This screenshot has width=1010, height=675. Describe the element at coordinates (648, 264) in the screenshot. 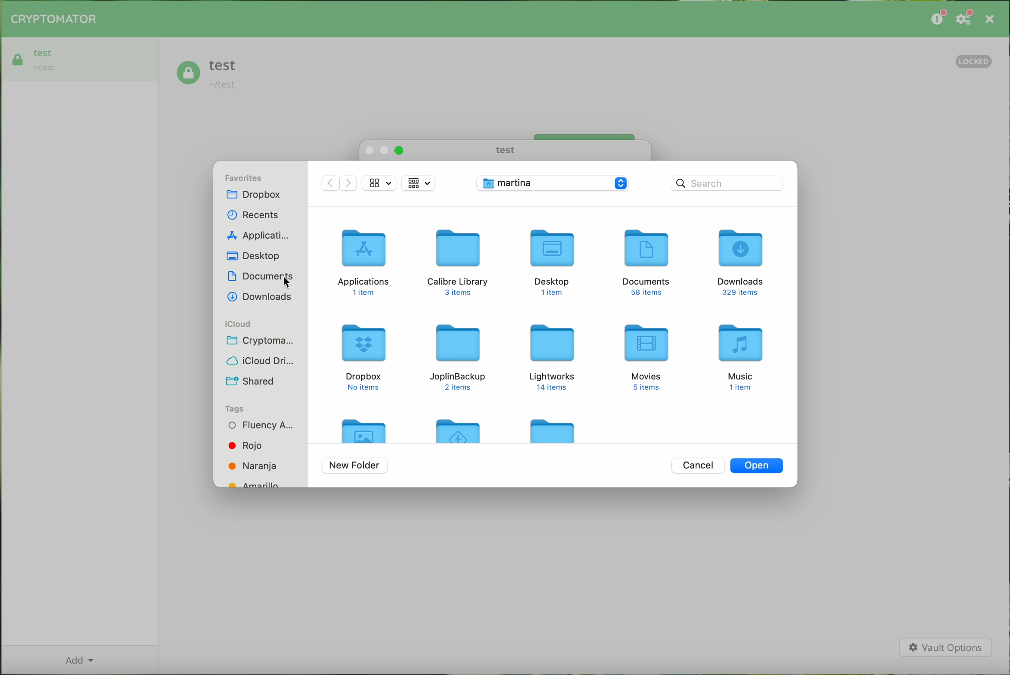

I see `documents` at that location.